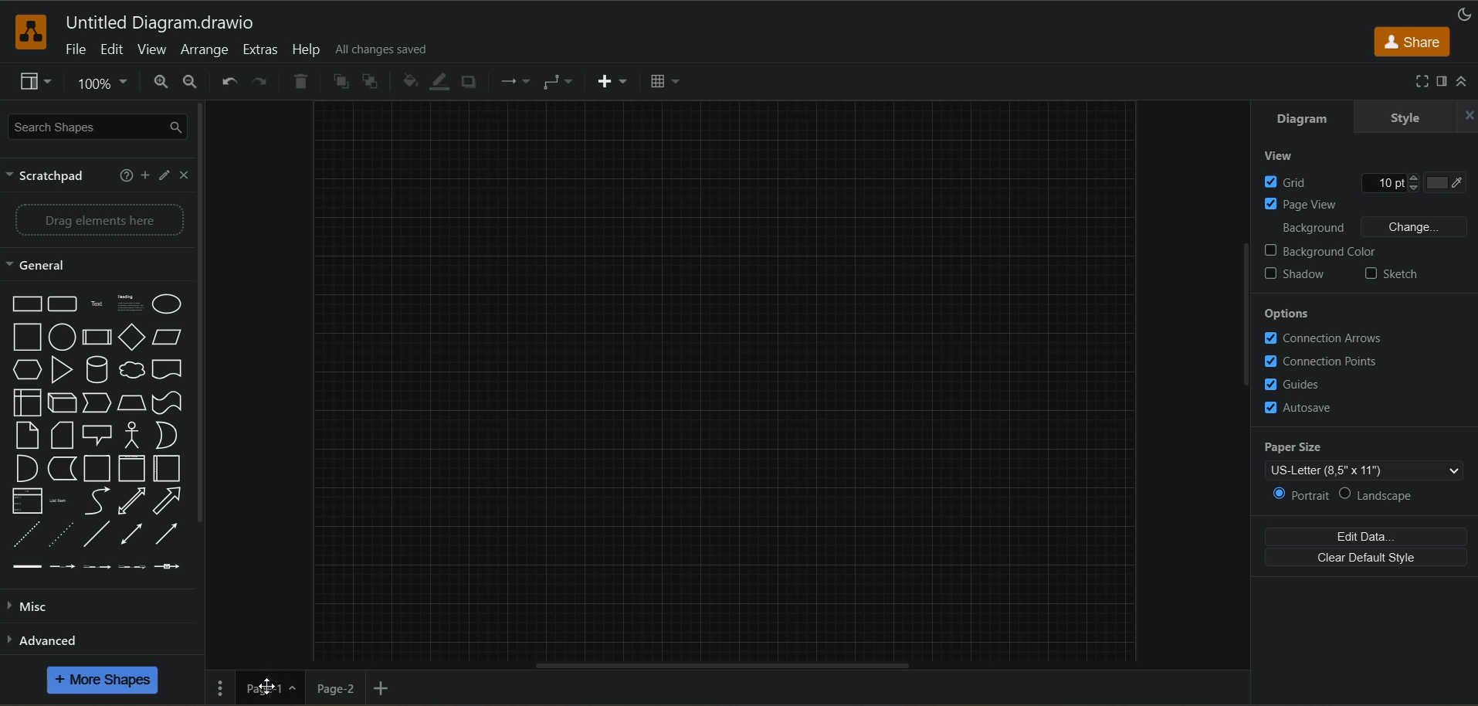 The height and width of the screenshot is (706, 1478). Describe the element at coordinates (32, 33) in the screenshot. I see `app logo` at that location.